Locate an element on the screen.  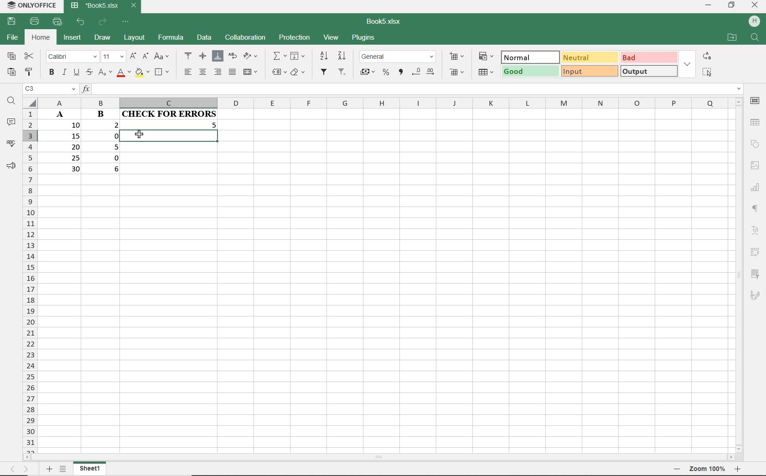
INSERT FUNCTION is located at coordinates (279, 57).